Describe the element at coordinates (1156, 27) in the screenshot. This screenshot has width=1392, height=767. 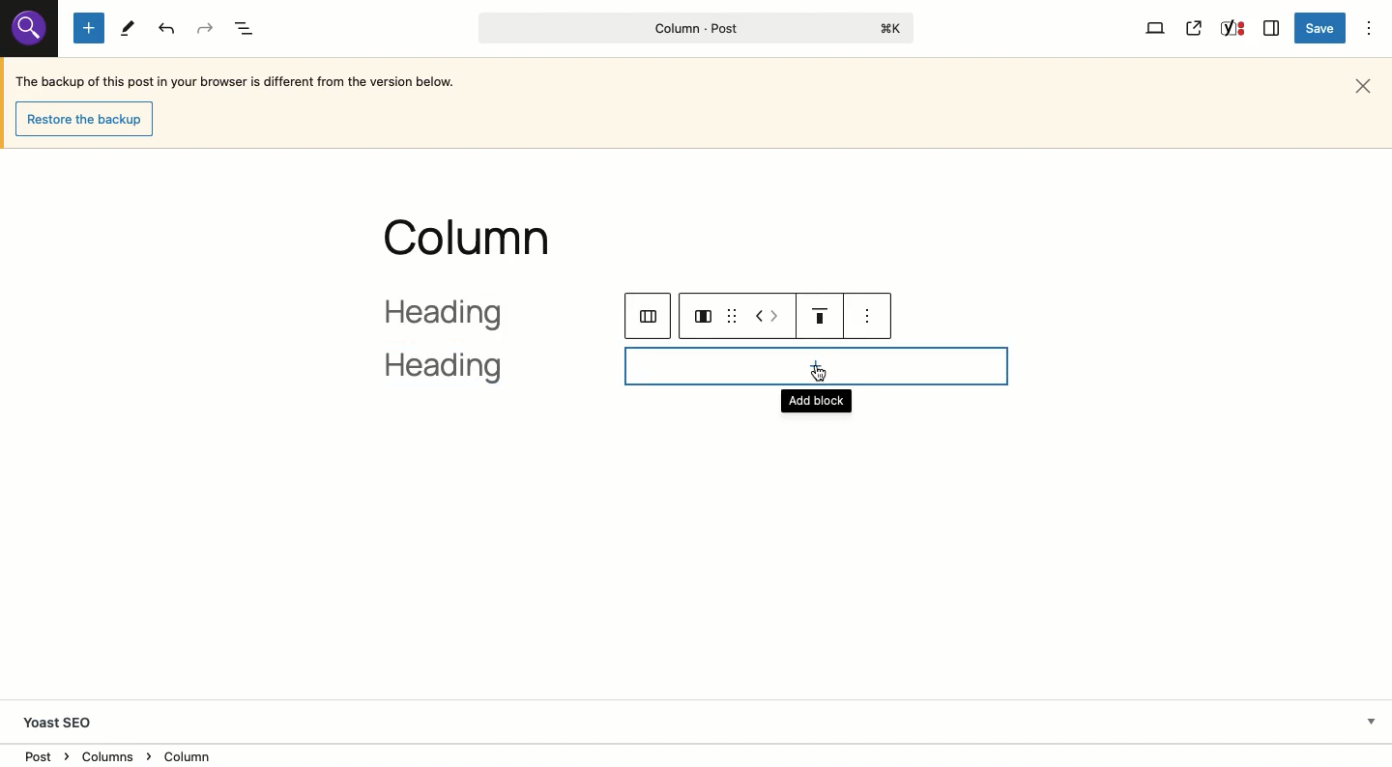
I see `View` at that location.